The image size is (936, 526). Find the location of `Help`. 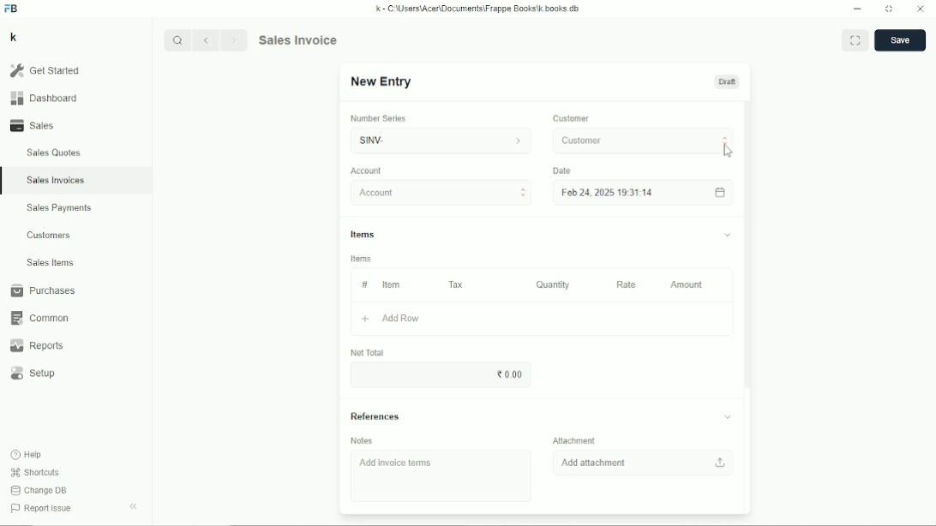

Help is located at coordinates (27, 454).